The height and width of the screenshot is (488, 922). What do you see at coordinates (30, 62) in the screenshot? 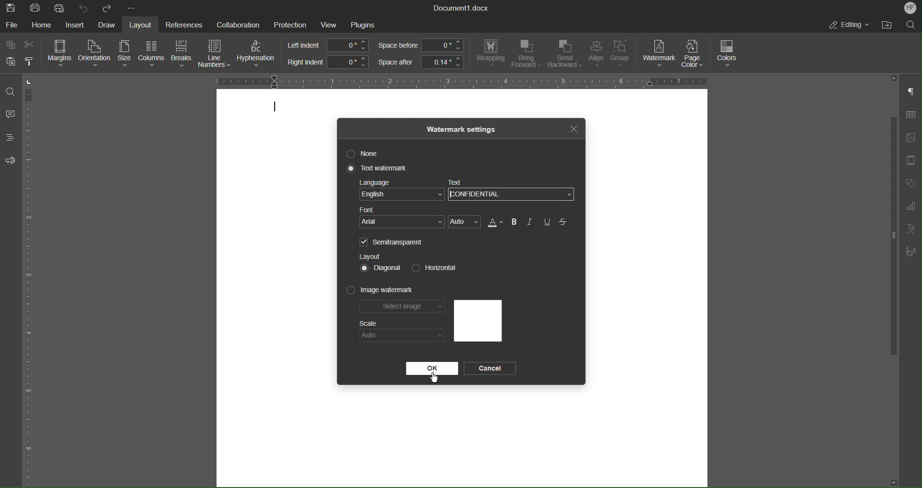
I see `Copy Style` at bounding box center [30, 62].